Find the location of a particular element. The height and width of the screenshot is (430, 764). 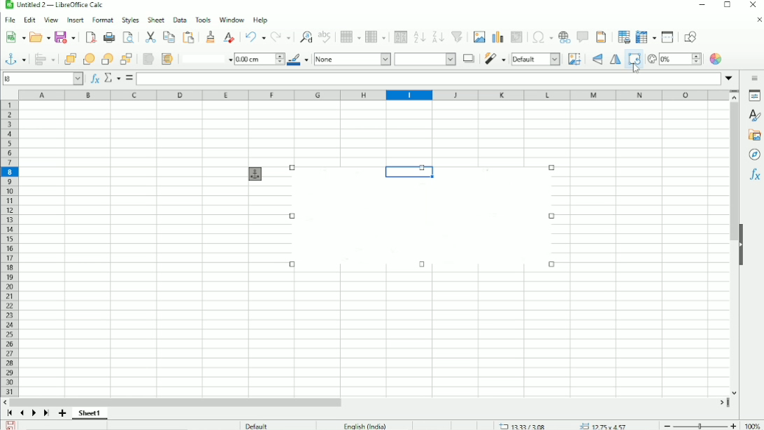

Export as PDF is located at coordinates (90, 37).